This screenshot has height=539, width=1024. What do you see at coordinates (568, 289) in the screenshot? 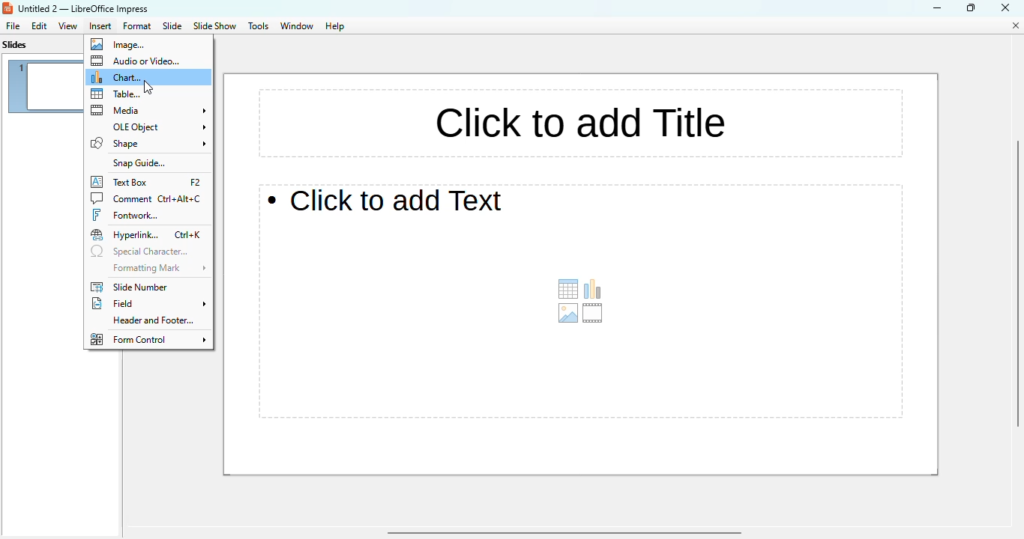
I see `insert table` at bounding box center [568, 289].